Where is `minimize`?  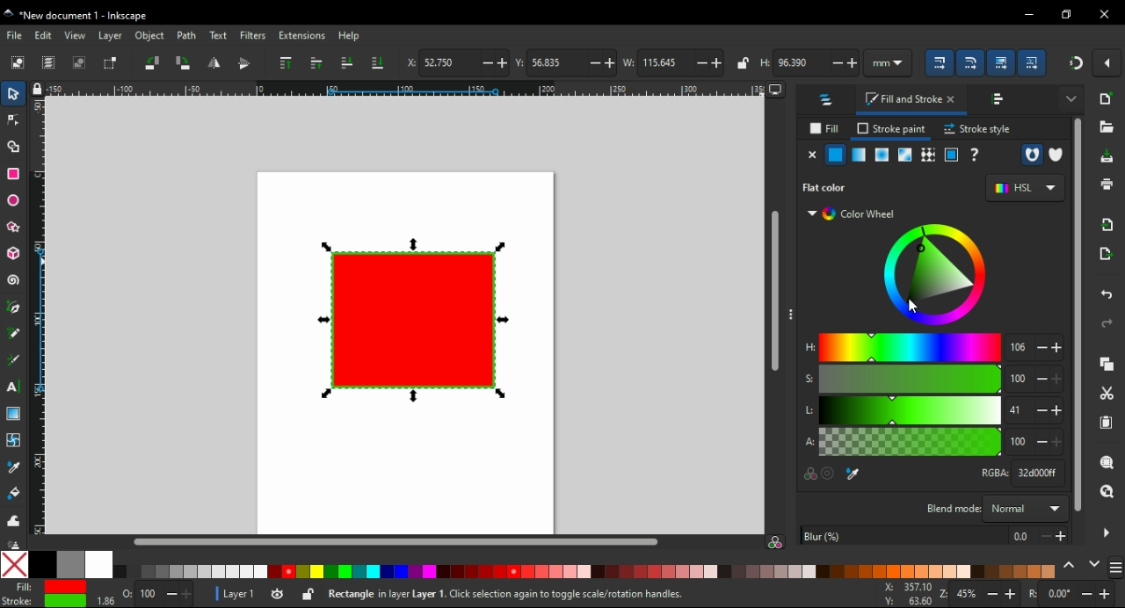
minimize is located at coordinates (1028, 16).